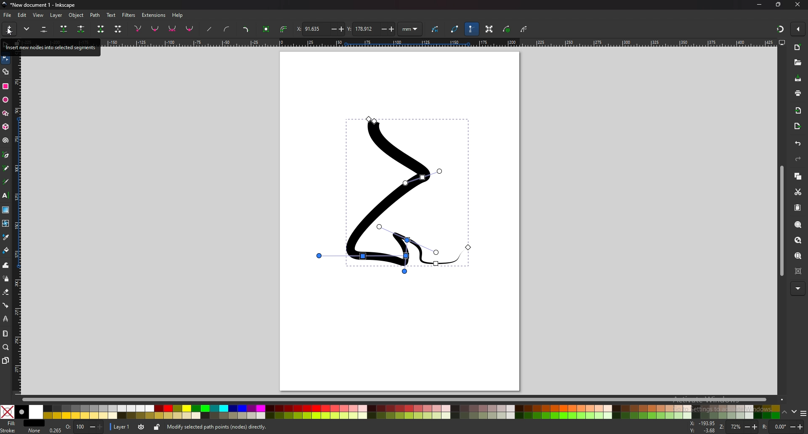 The height and width of the screenshot is (434, 808). Describe the element at coordinates (6, 196) in the screenshot. I see `text` at that location.